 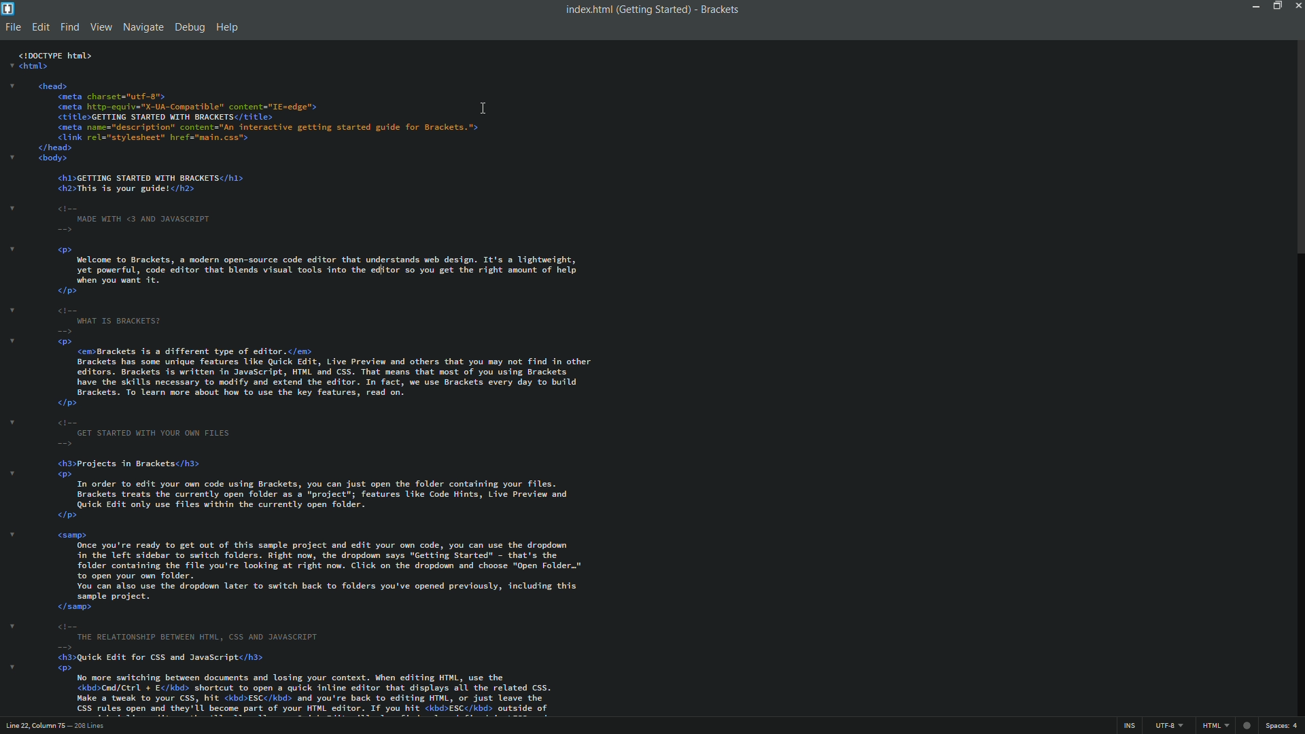 What do you see at coordinates (1215, 725) in the screenshot?
I see `HTML` at bounding box center [1215, 725].